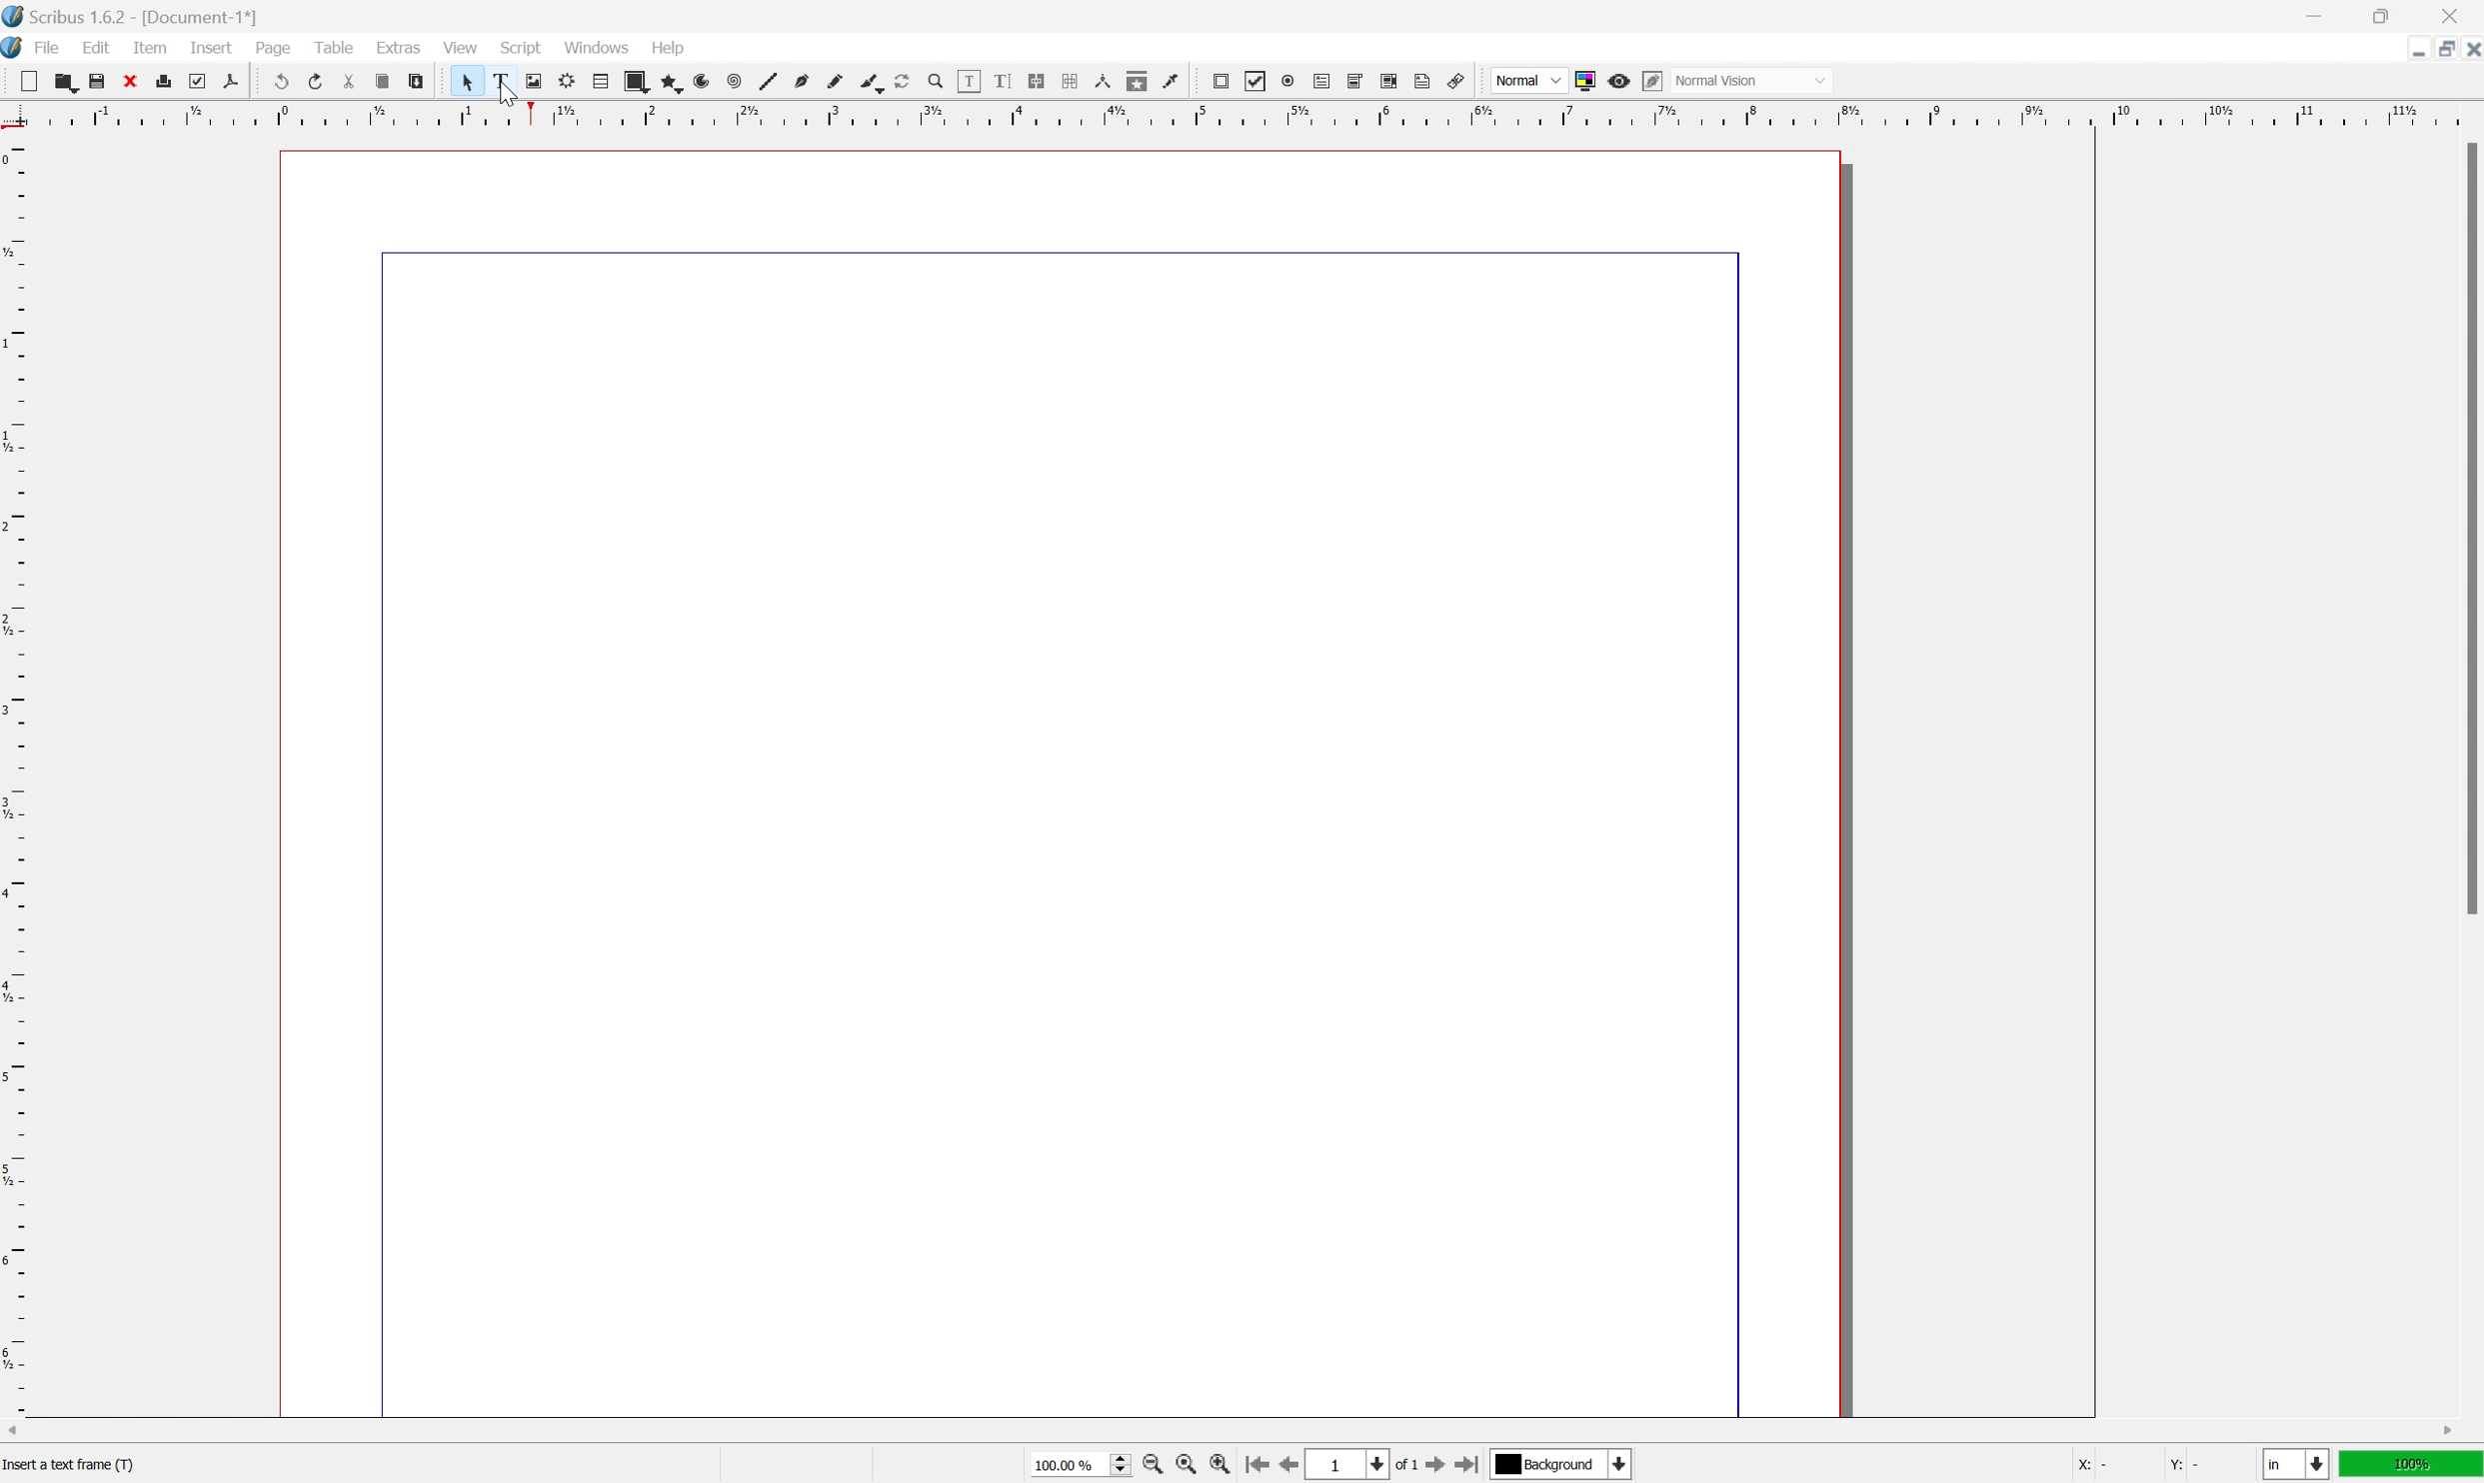 This screenshot has width=2484, height=1483. What do you see at coordinates (2408, 49) in the screenshot?
I see `minimize` at bounding box center [2408, 49].